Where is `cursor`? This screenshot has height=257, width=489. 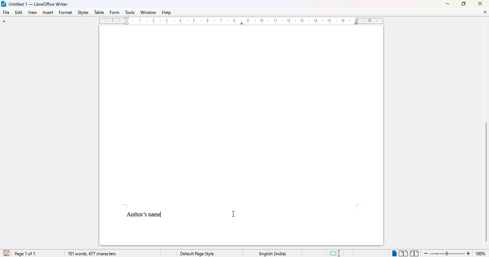 cursor is located at coordinates (233, 214).